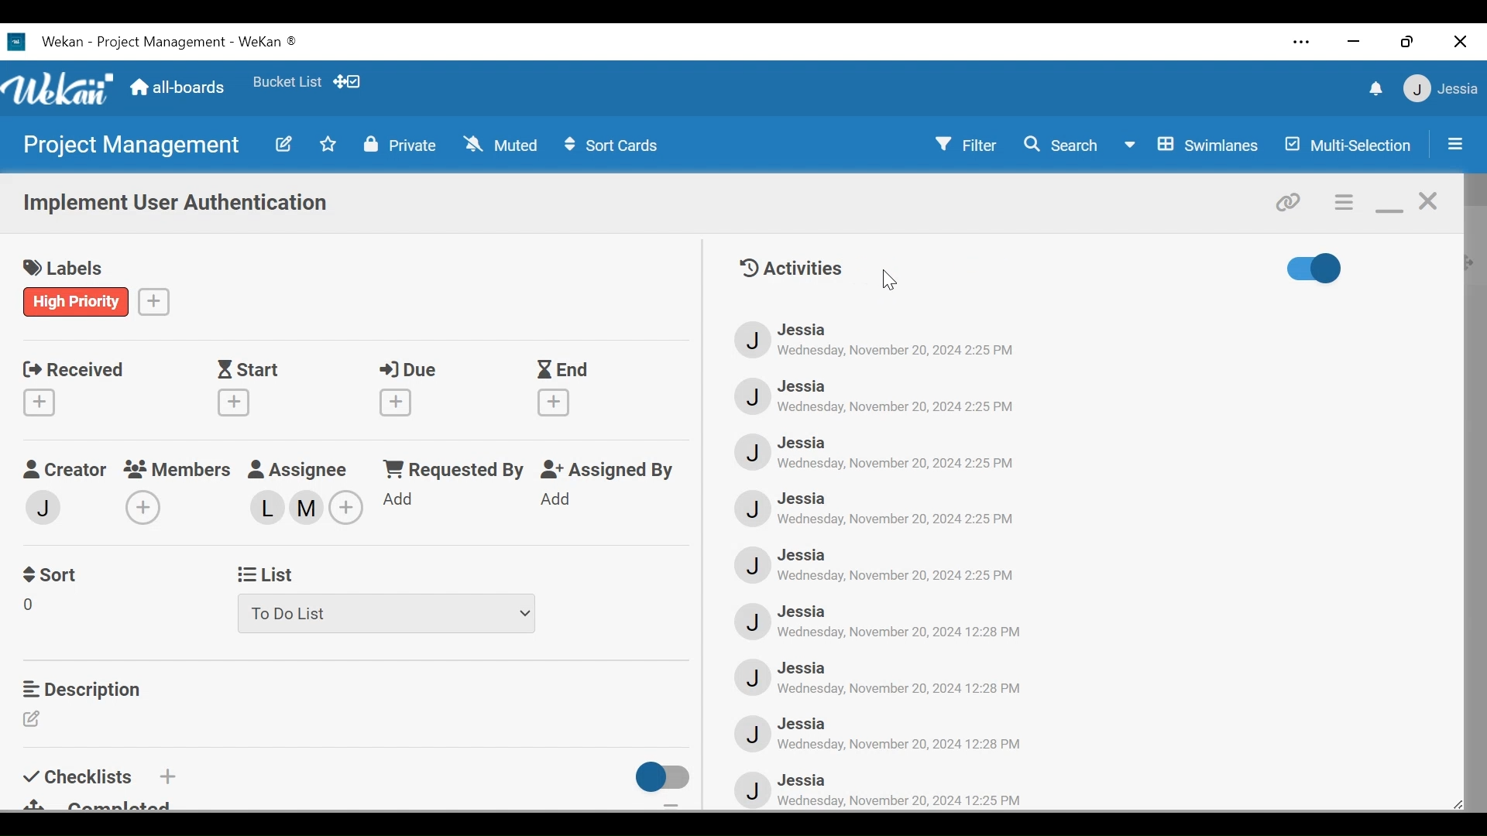 The image size is (1487, 836). Describe the element at coordinates (1460, 43) in the screenshot. I see `close` at that location.